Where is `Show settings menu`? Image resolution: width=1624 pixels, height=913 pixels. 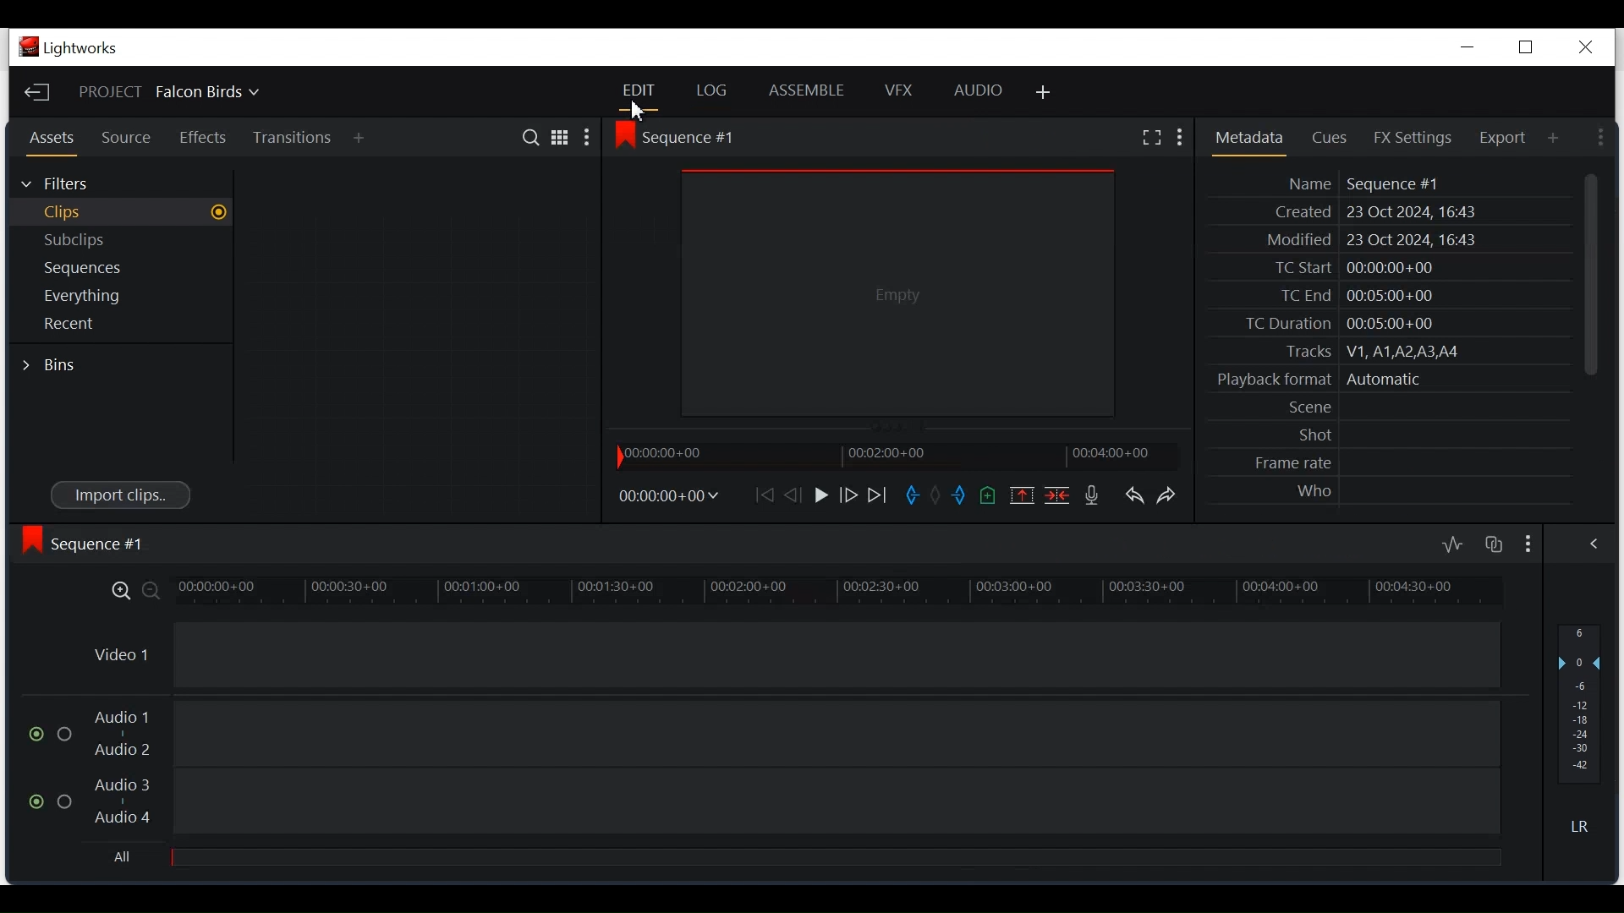 Show settings menu is located at coordinates (1525, 545).